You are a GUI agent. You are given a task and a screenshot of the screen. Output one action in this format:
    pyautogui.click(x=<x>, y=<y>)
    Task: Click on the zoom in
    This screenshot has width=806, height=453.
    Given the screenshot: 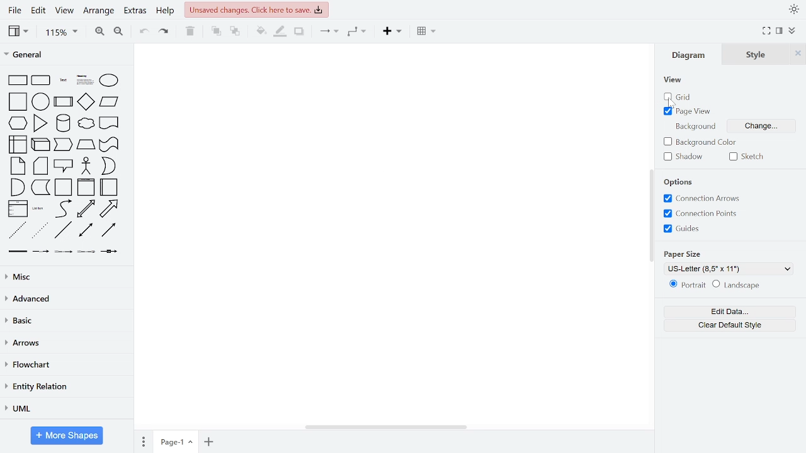 What is the action you would take?
    pyautogui.click(x=98, y=31)
    